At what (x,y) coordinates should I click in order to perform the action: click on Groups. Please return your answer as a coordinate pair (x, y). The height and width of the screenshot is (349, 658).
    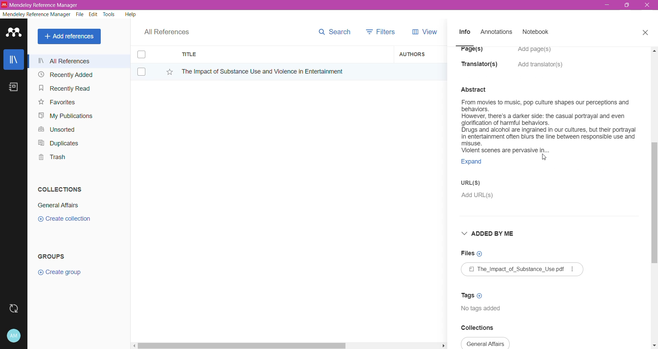
    Looking at the image, I should click on (54, 256).